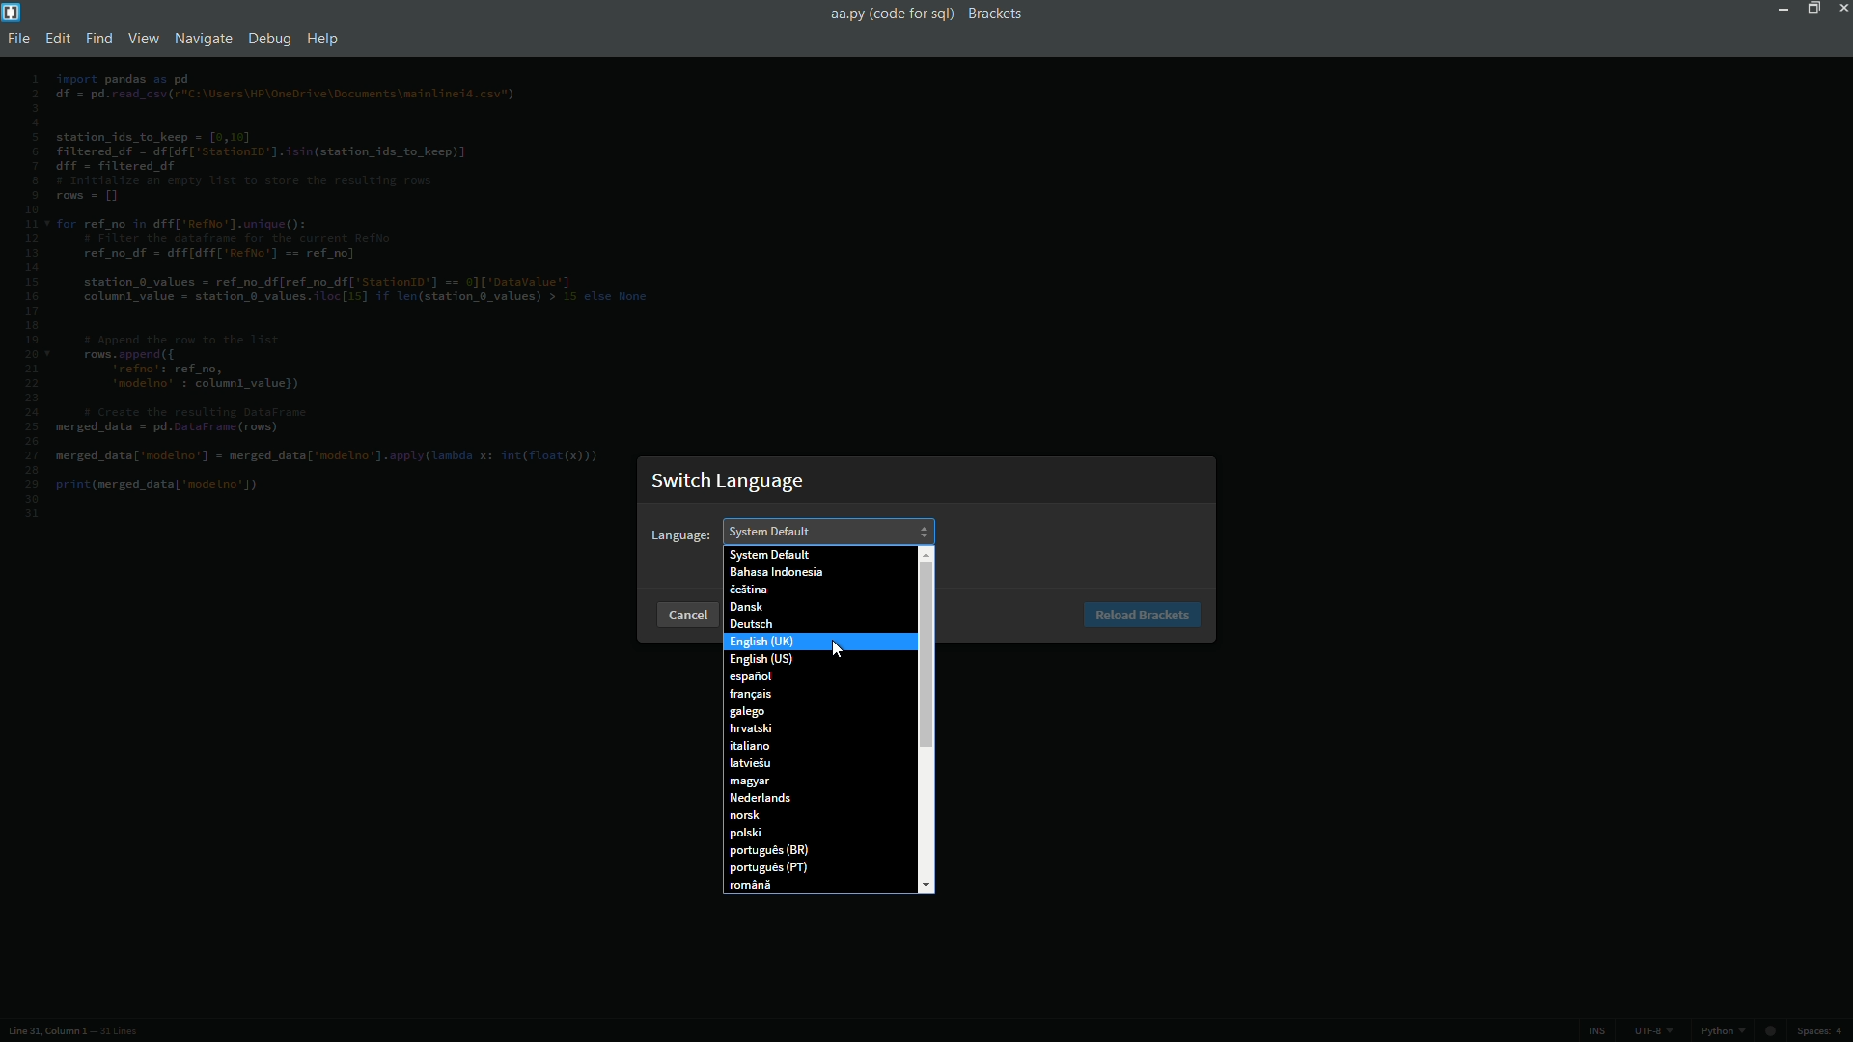 Image resolution: width=1853 pixels, height=1042 pixels. What do you see at coordinates (1780, 8) in the screenshot?
I see `minimize` at bounding box center [1780, 8].